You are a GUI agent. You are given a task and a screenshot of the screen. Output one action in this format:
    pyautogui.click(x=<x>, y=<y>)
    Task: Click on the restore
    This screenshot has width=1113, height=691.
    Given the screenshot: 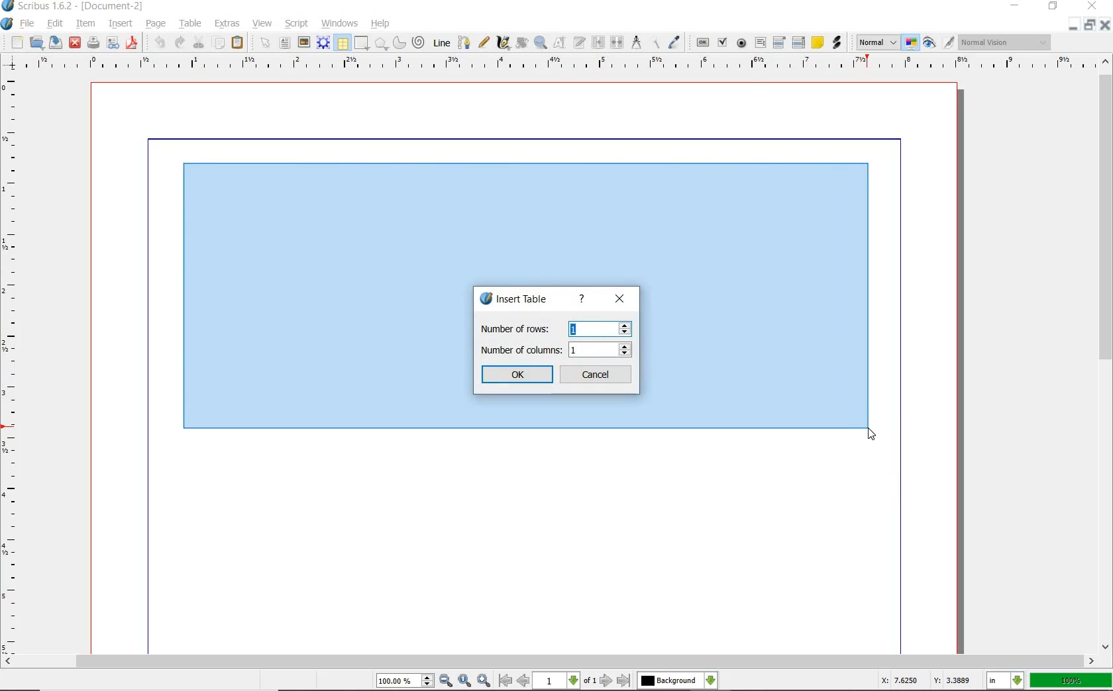 What is the action you would take?
    pyautogui.click(x=1053, y=7)
    